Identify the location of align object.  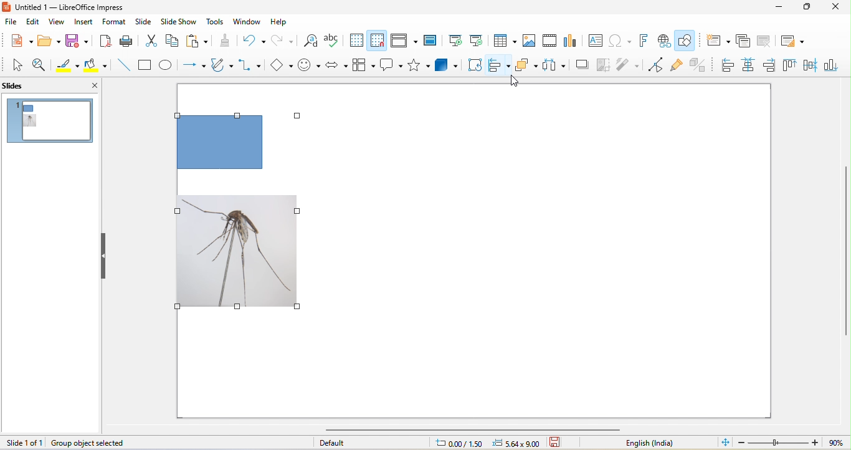
(499, 66).